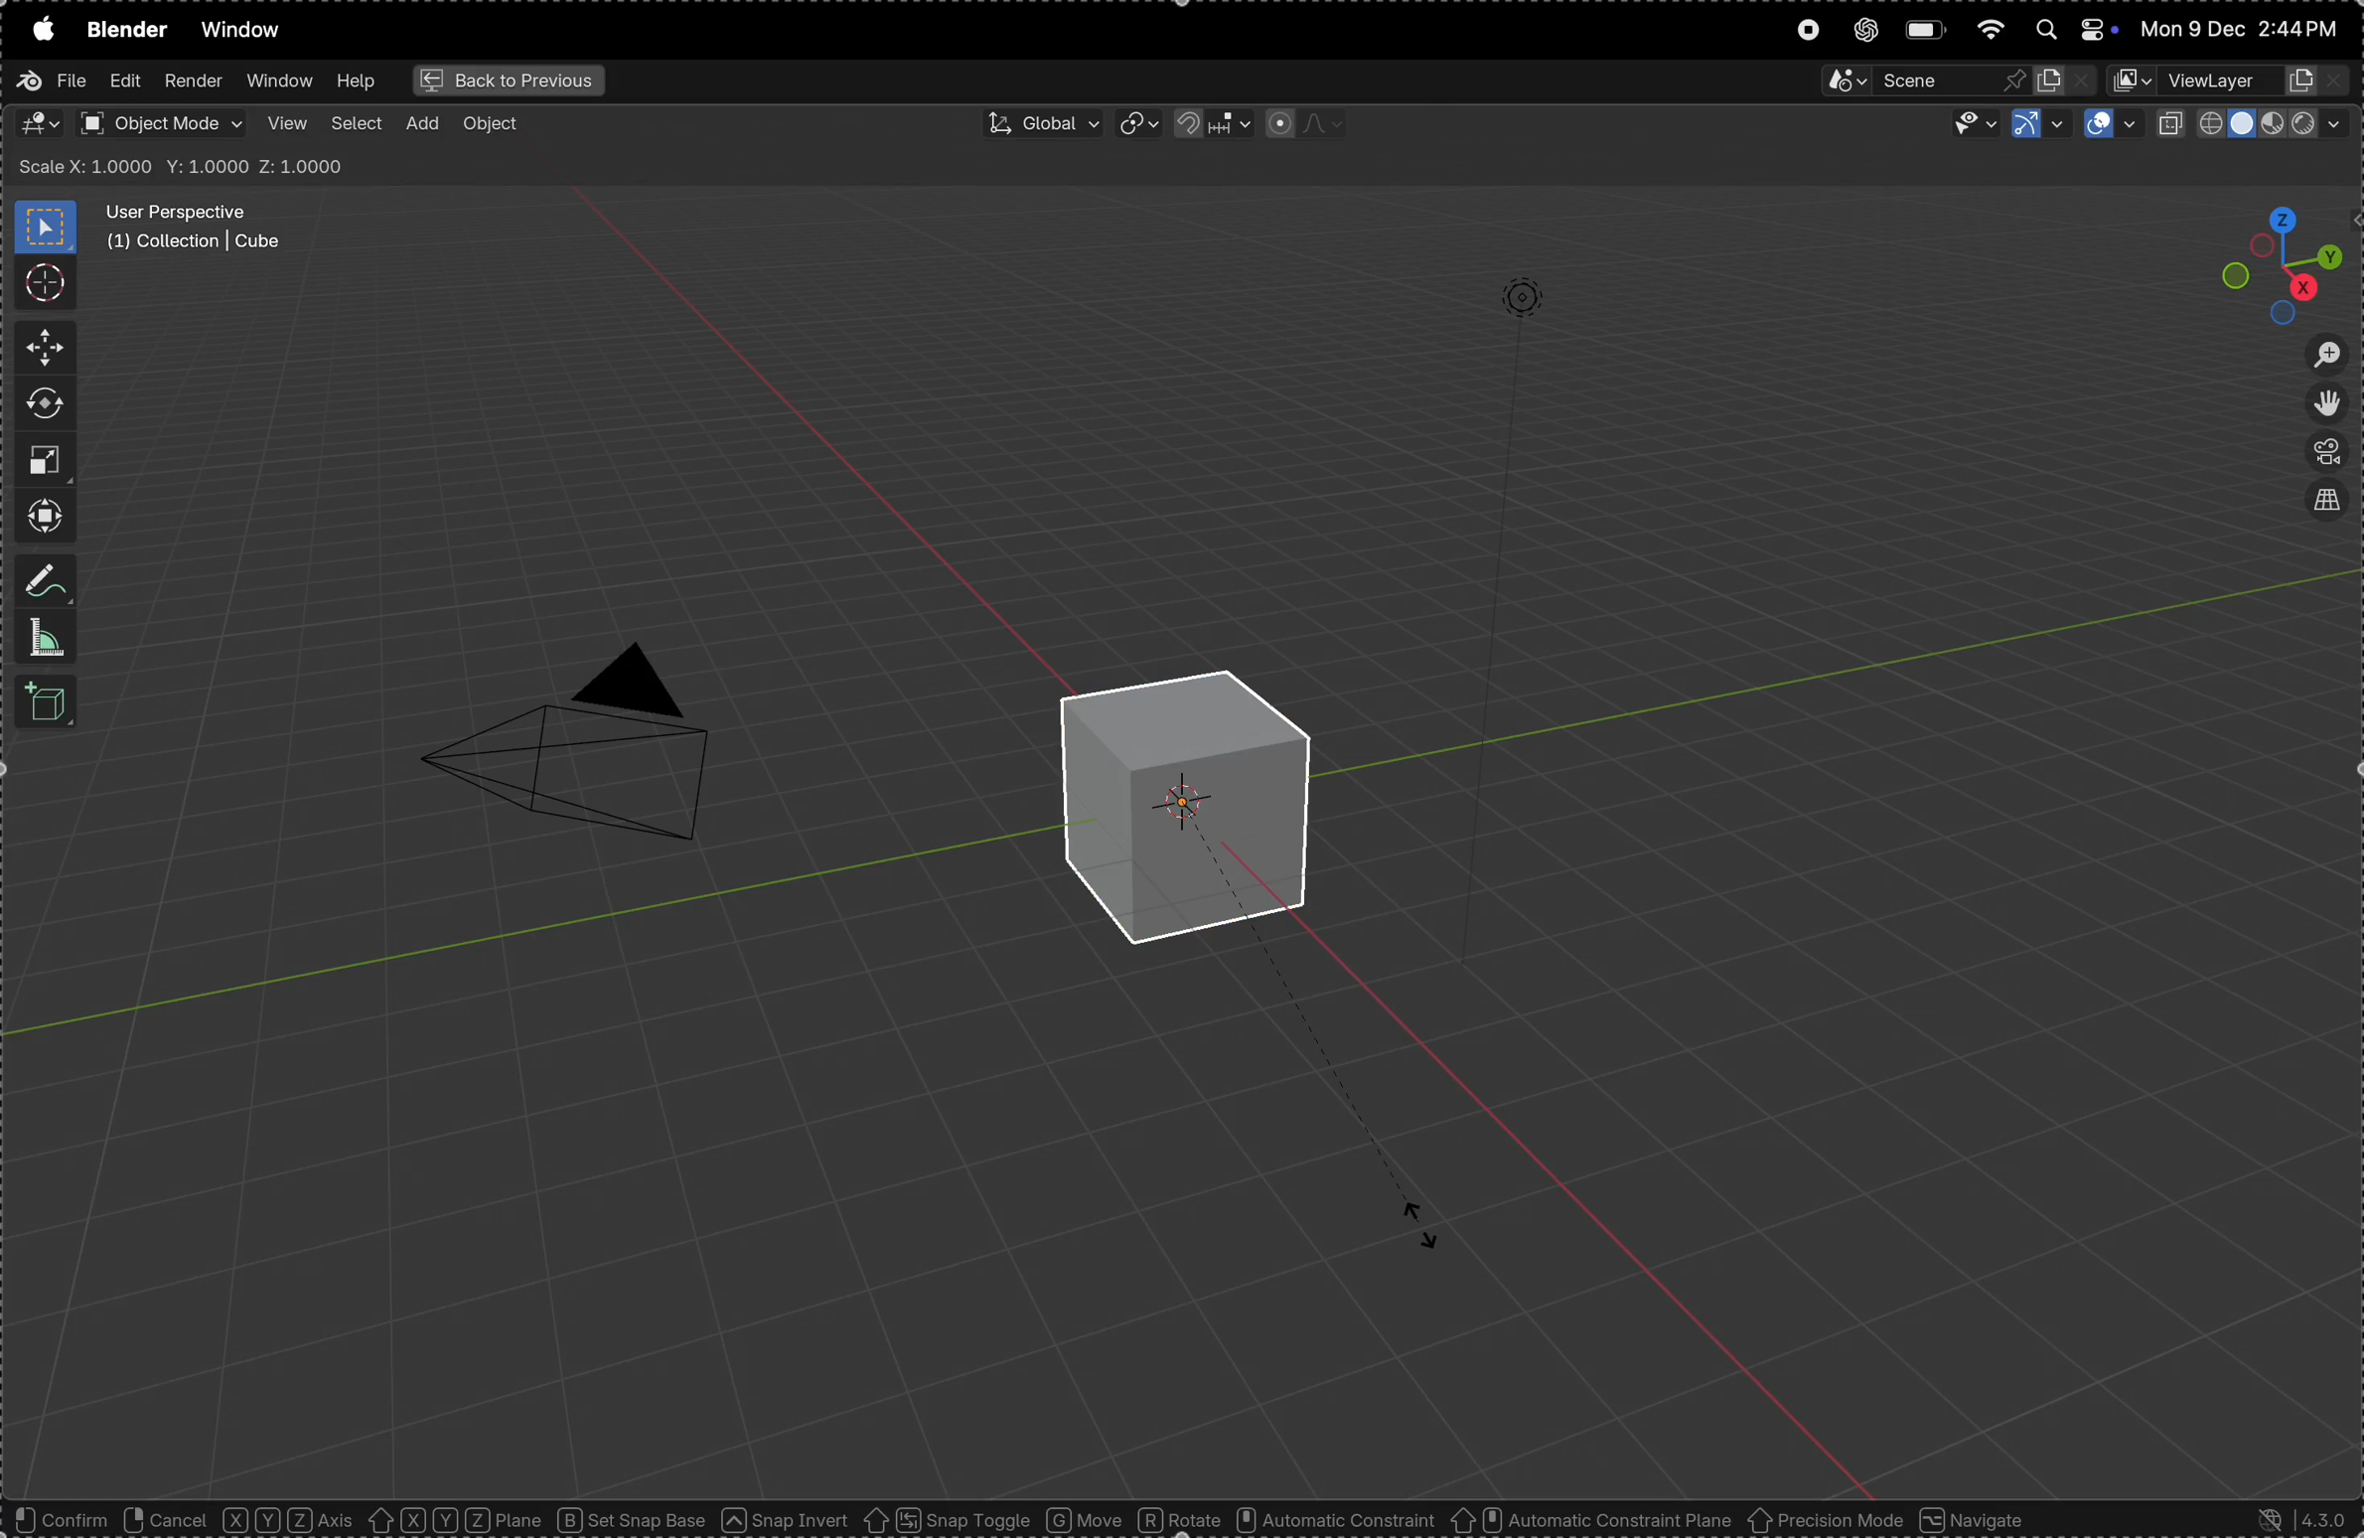  Describe the element at coordinates (2244, 25) in the screenshot. I see `date and time` at that location.